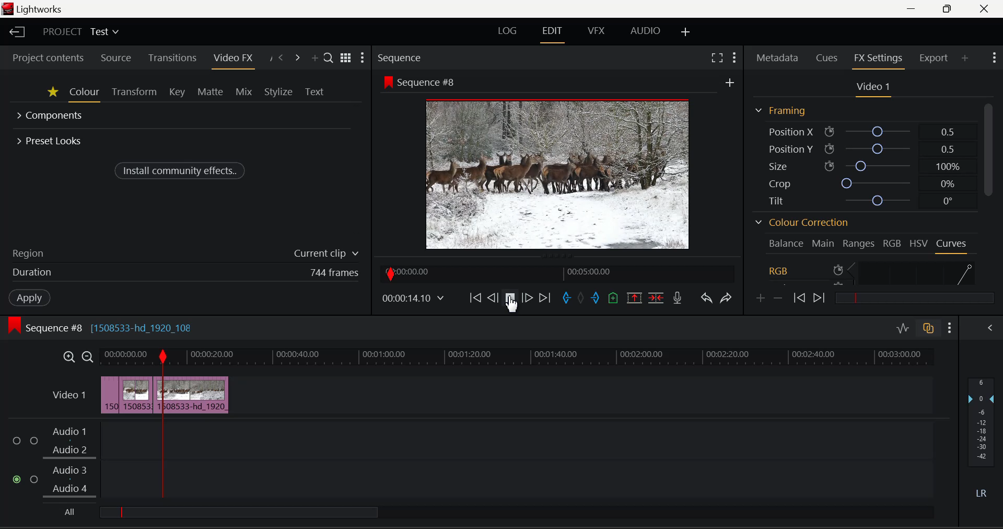 This screenshot has width=1003, height=529. Describe the element at coordinates (557, 273) in the screenshot. I see `Project Timeline Navigator` at that location.